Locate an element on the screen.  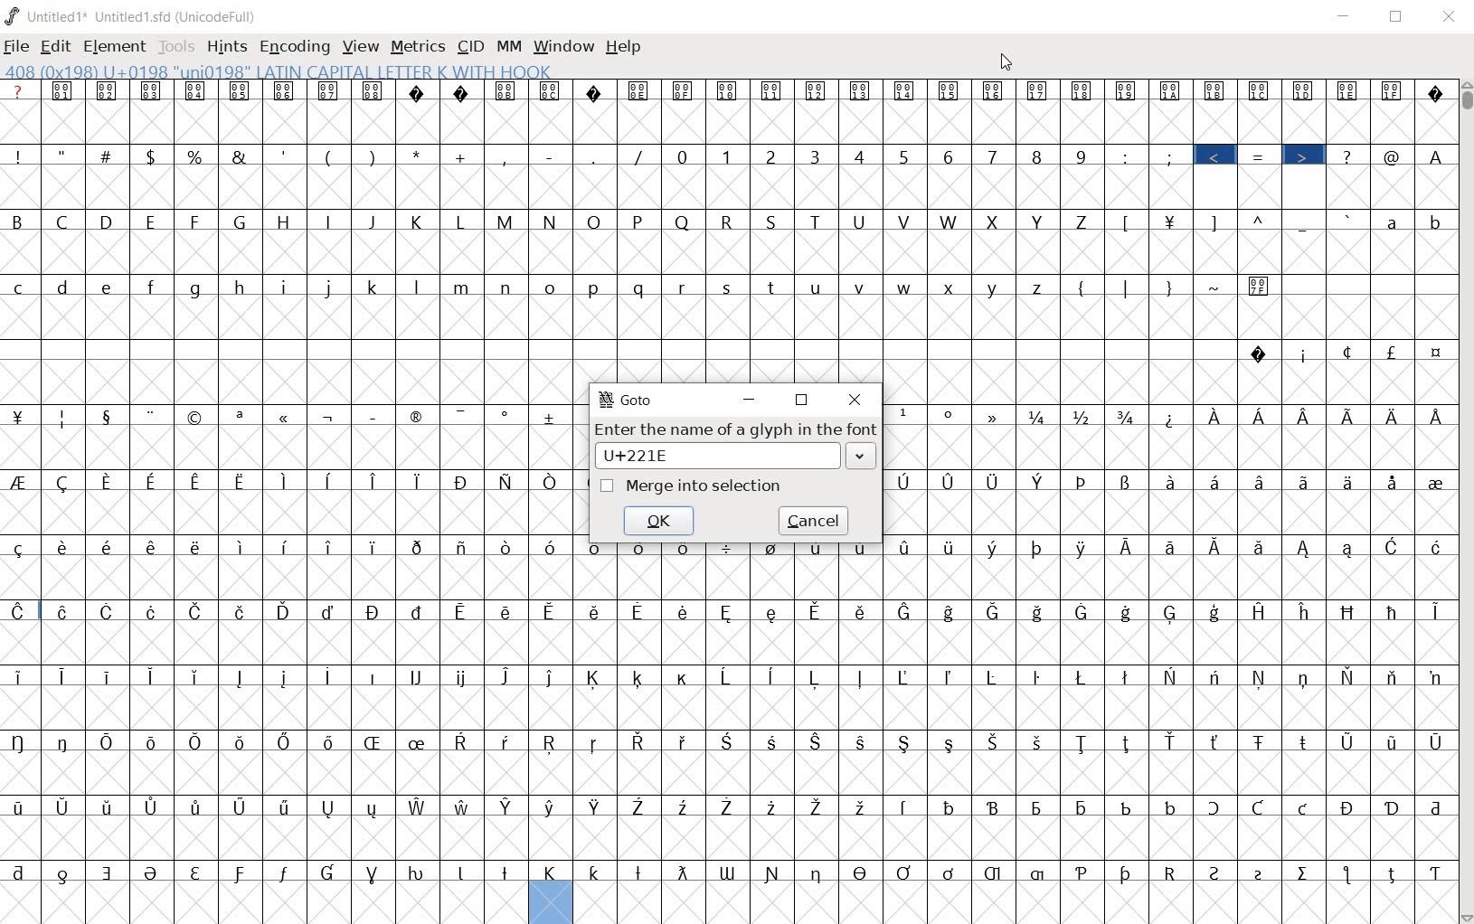
cid is located at coordinates (470, 48).